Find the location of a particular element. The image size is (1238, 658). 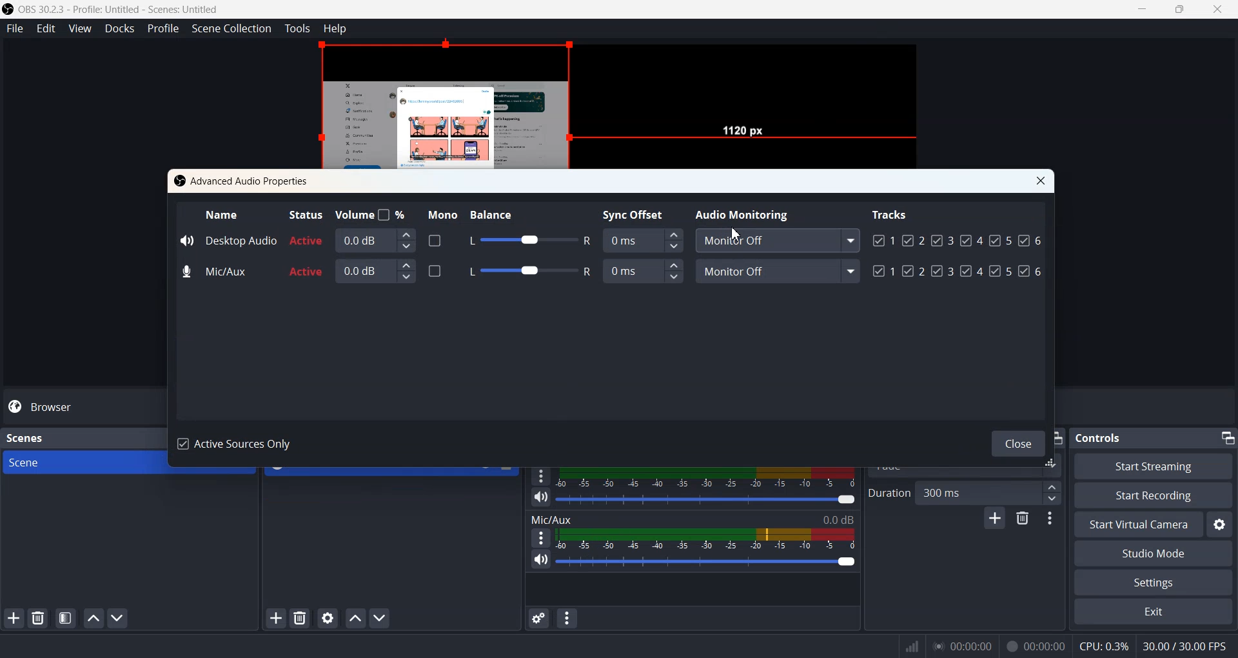

Desktop Audio  is located at coordinates (228, 239).